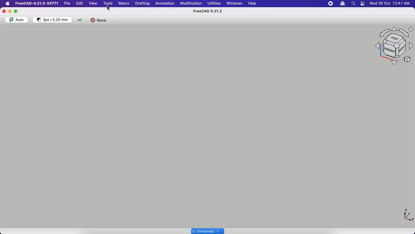  I want to click on Cursor, so click(108, 8).